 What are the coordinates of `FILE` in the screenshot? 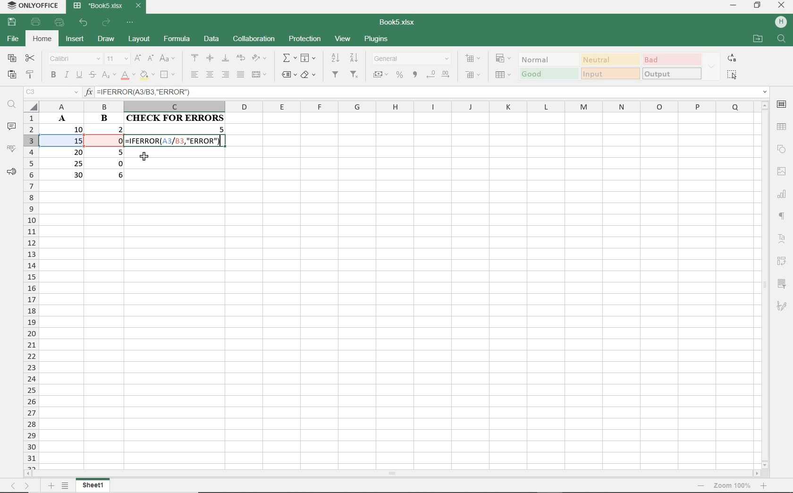 It's located at (11, 39).